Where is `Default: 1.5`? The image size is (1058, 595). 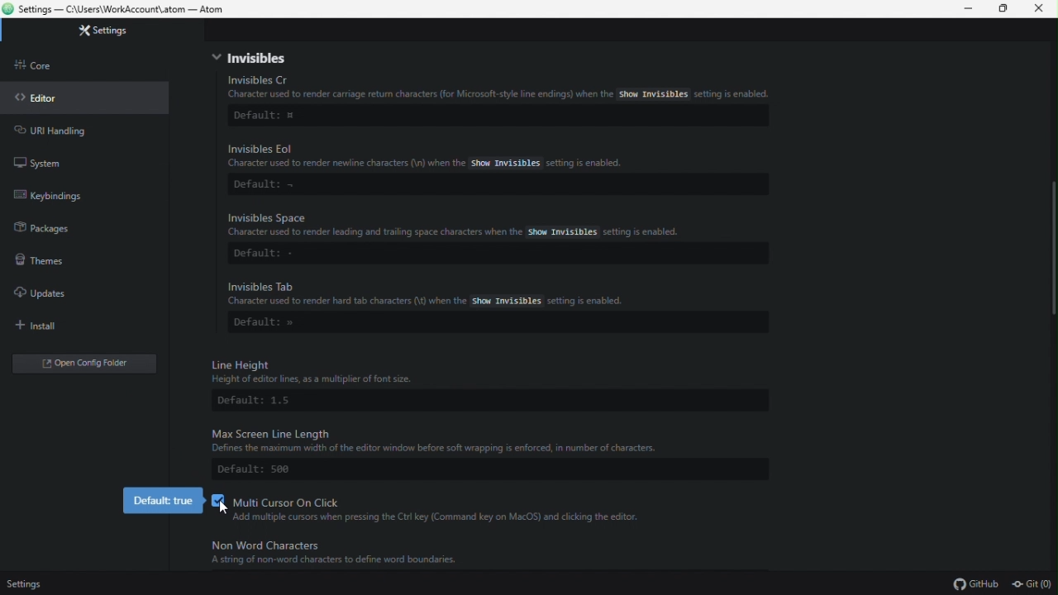 Default: 1.5 is located at coordinates (264, 402).